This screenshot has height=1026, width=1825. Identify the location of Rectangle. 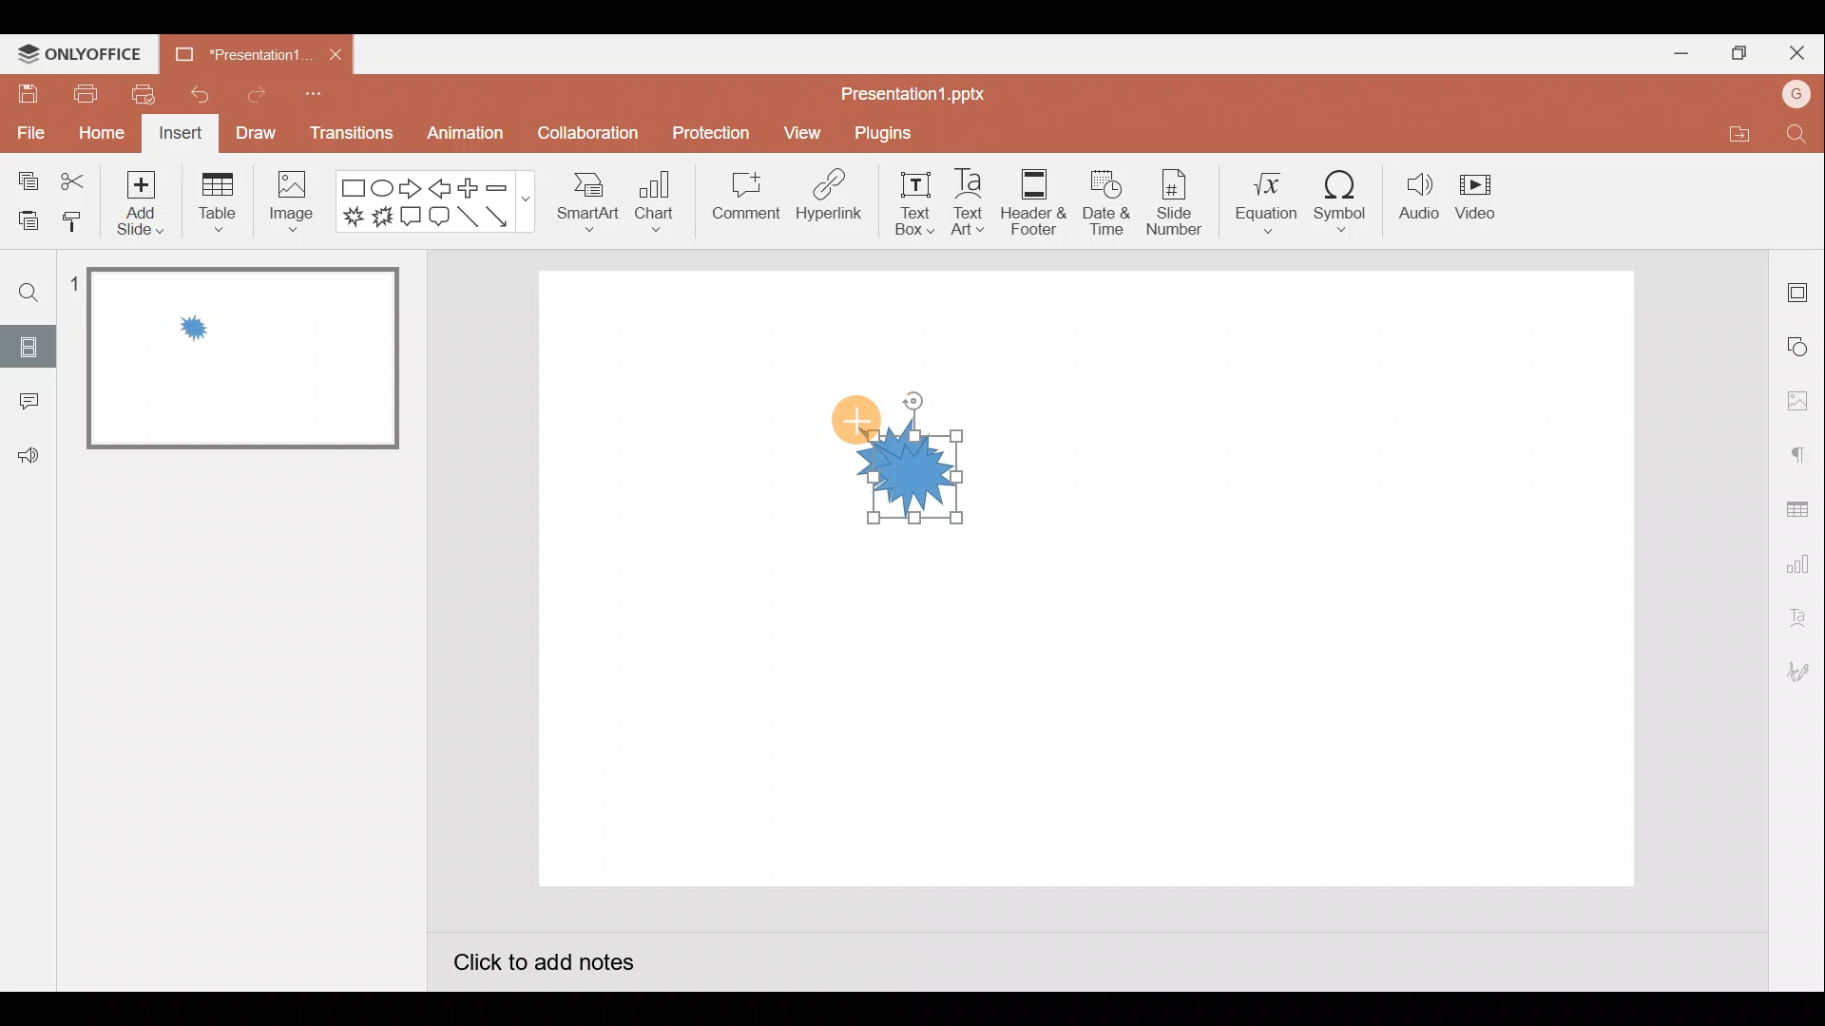
(353, 185).